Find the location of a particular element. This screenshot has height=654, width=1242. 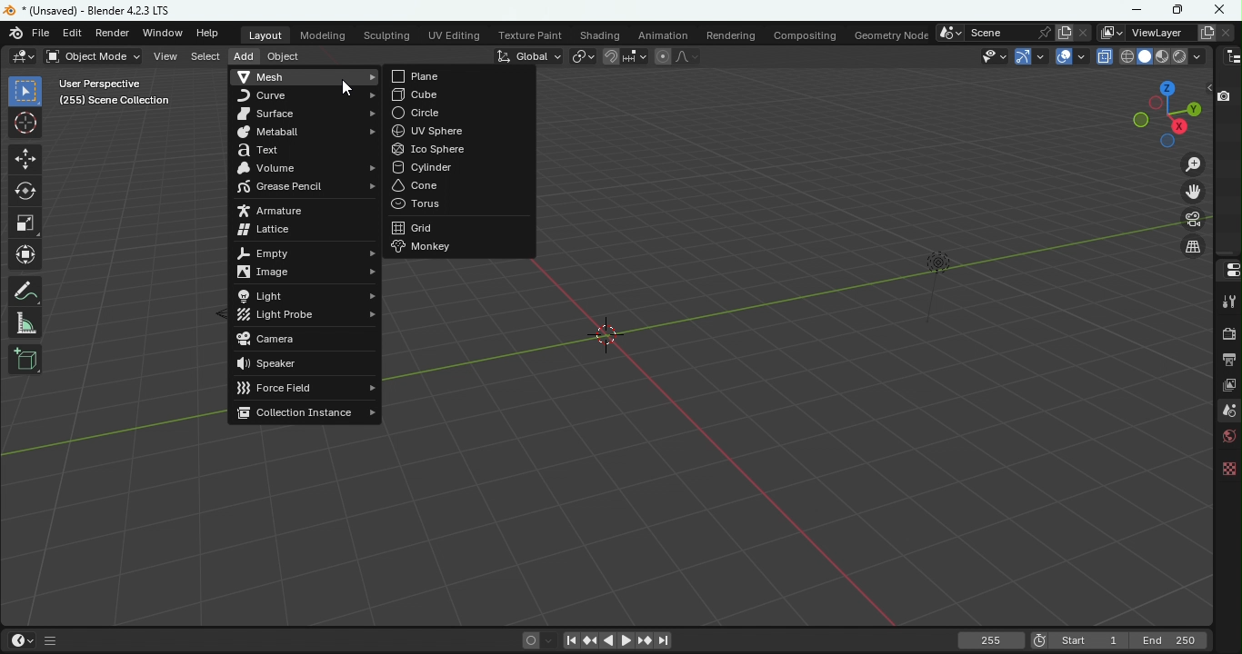

Viewport shading: Material preview is located at coordinates (1161, 56).